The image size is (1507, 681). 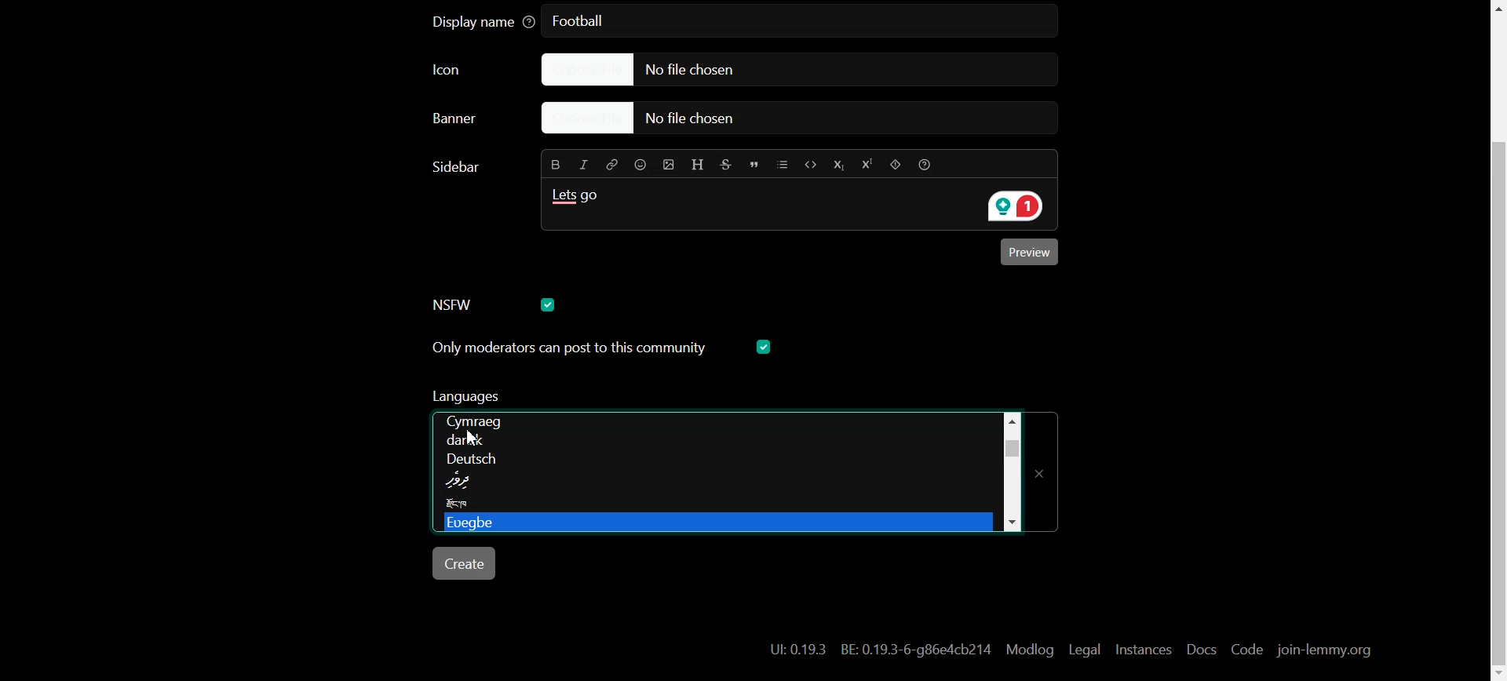 I want to click on Italic, so click(x=585, y=163).